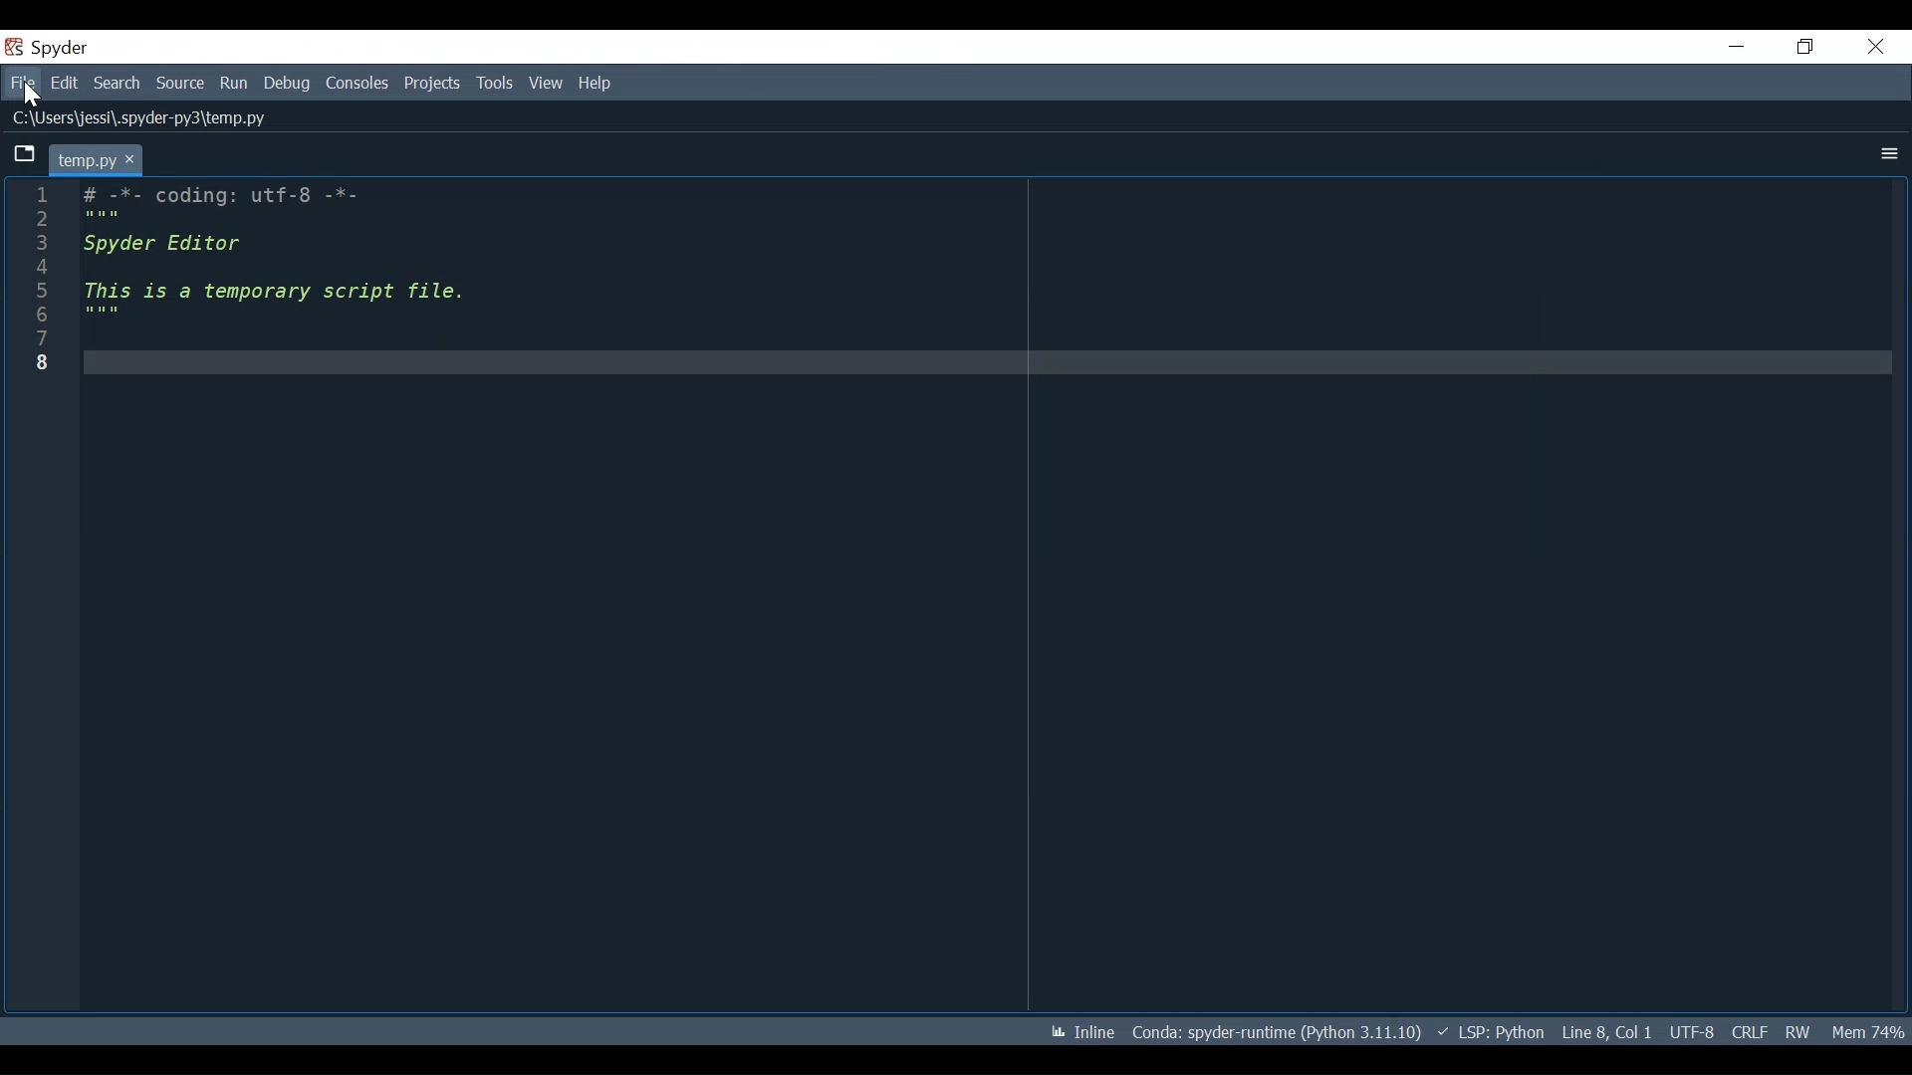 The width and height of the screenshot is (1912, 1075). I want to click on UTF-8, so click(1690, 1029).